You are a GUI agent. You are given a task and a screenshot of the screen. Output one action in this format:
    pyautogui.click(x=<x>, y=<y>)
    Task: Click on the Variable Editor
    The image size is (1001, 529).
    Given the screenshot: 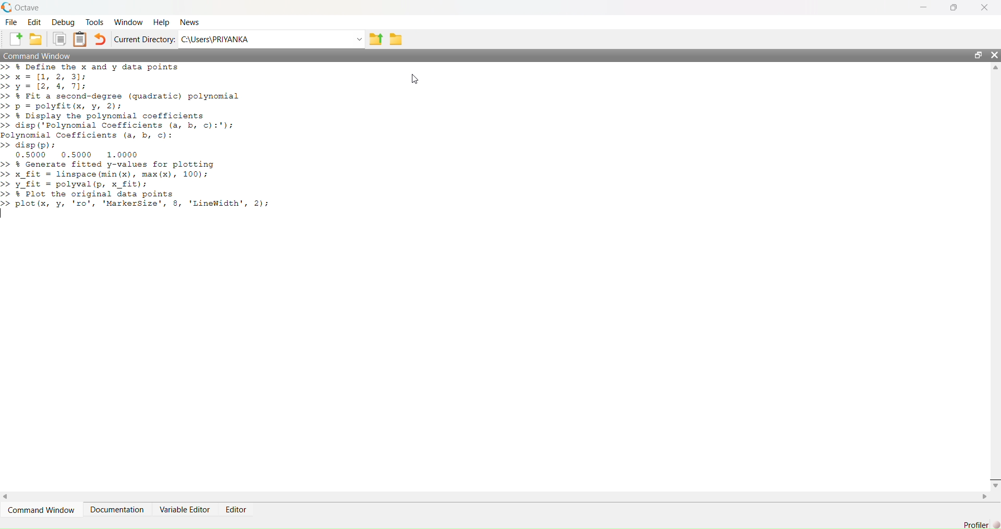 What is the action you would take?
    pyautogui.click(x=185, y=509)
    